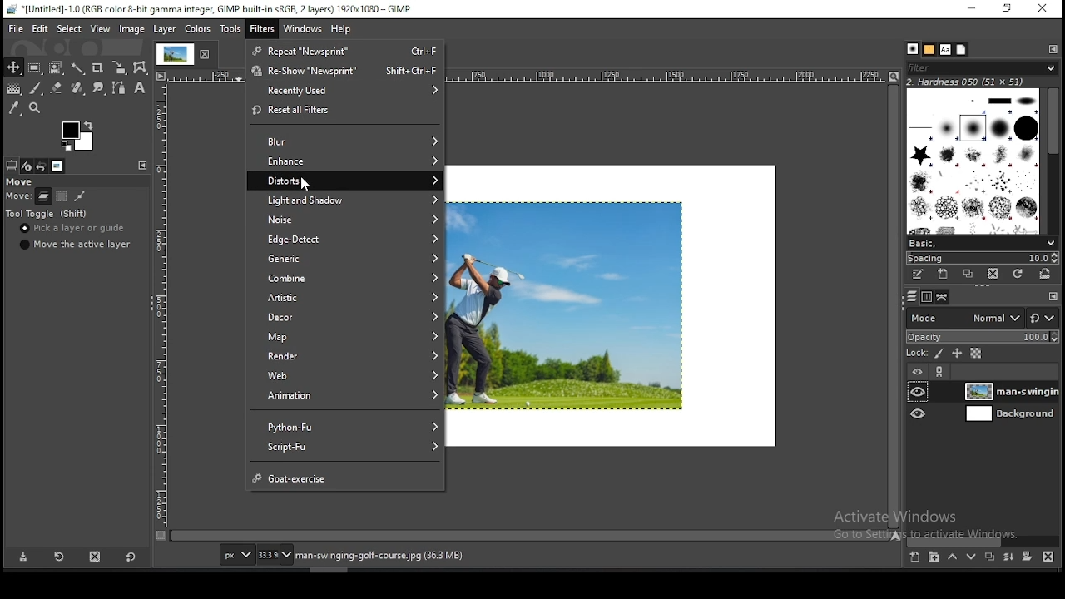 Image resolution: width=1065 pixels, height=599 pixels. What do you see at coordinates (77, 88) in the screenshot?
I see `healing tool` at bounding box center [77, 88].